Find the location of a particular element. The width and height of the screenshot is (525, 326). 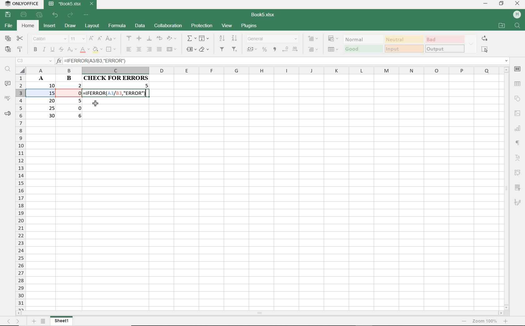

REPLACE is located at coordinates (484, 38).